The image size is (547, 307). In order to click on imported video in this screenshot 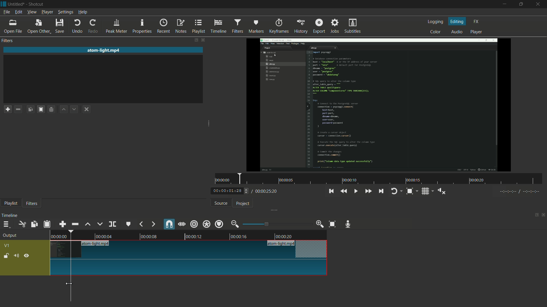, I will do `click(380, 105)`.